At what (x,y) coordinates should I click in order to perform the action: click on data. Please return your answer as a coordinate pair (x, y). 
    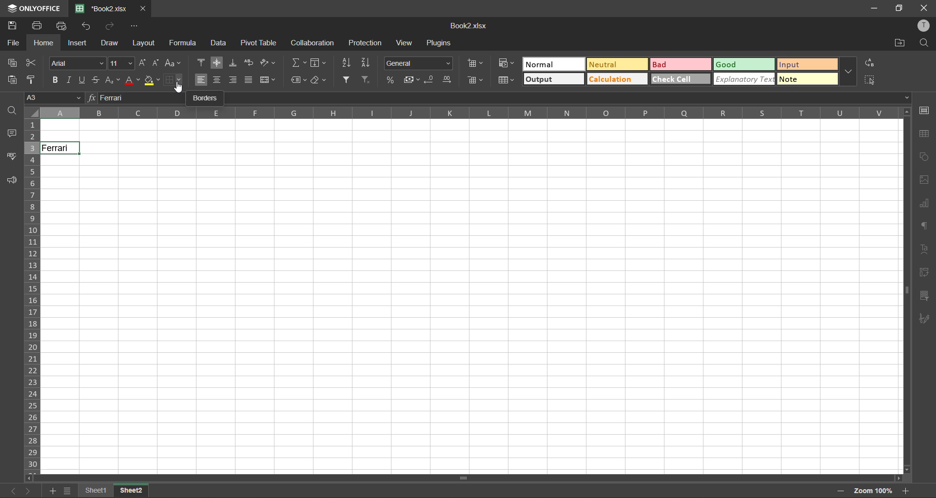
    Looking at the image, I should click on (220, 43).